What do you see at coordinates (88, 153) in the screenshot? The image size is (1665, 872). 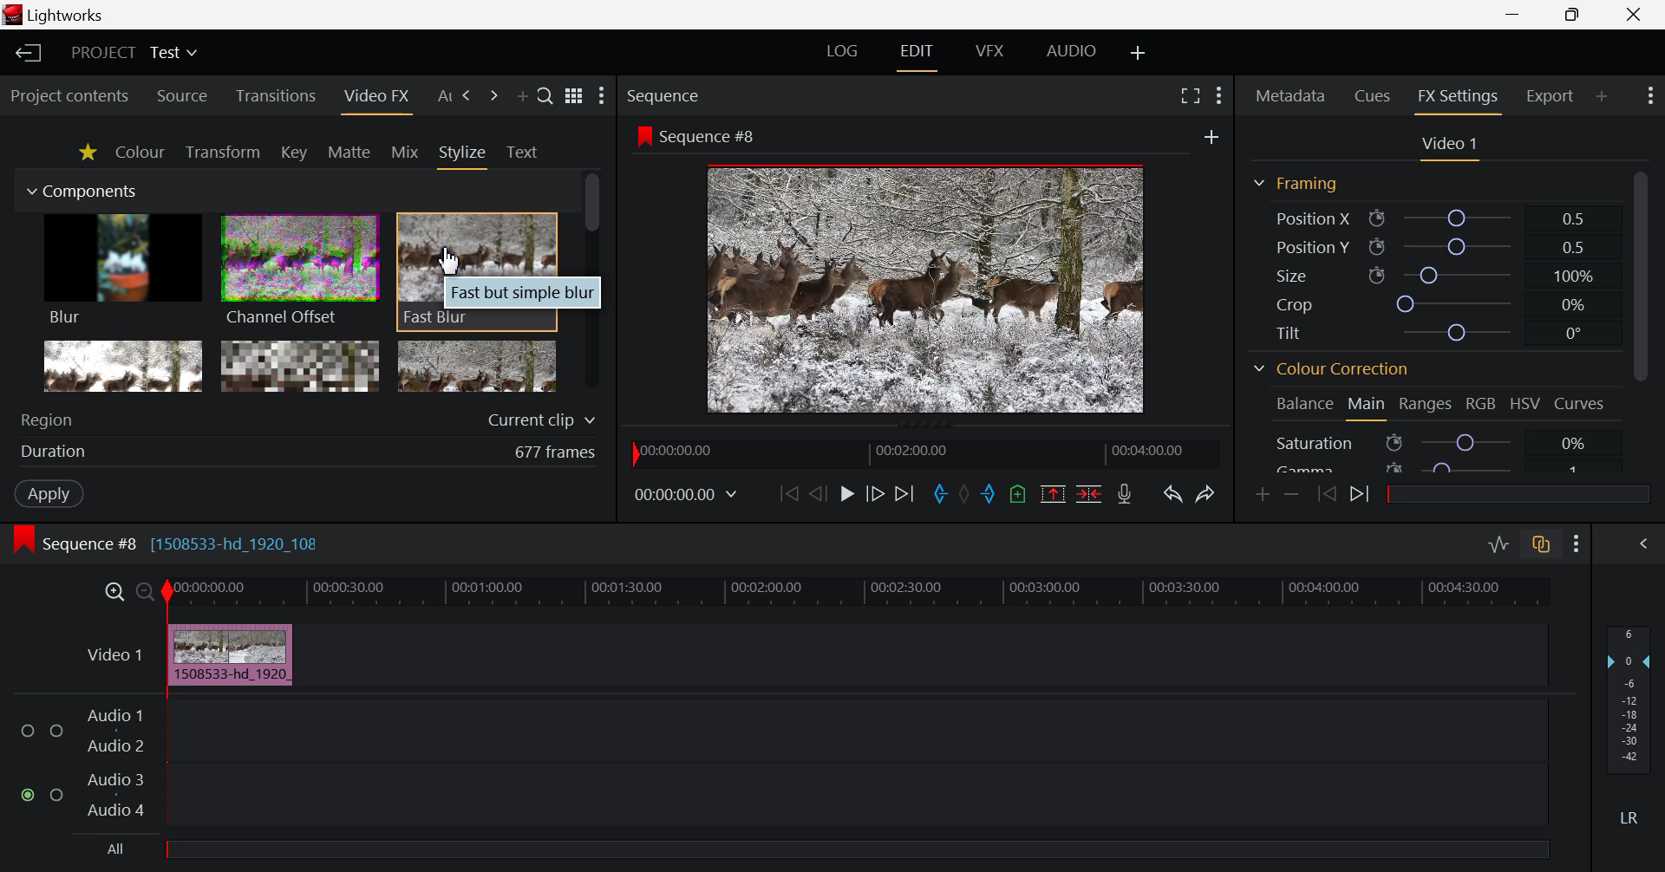 I see `Favorites` at bounding box center [88, 153].